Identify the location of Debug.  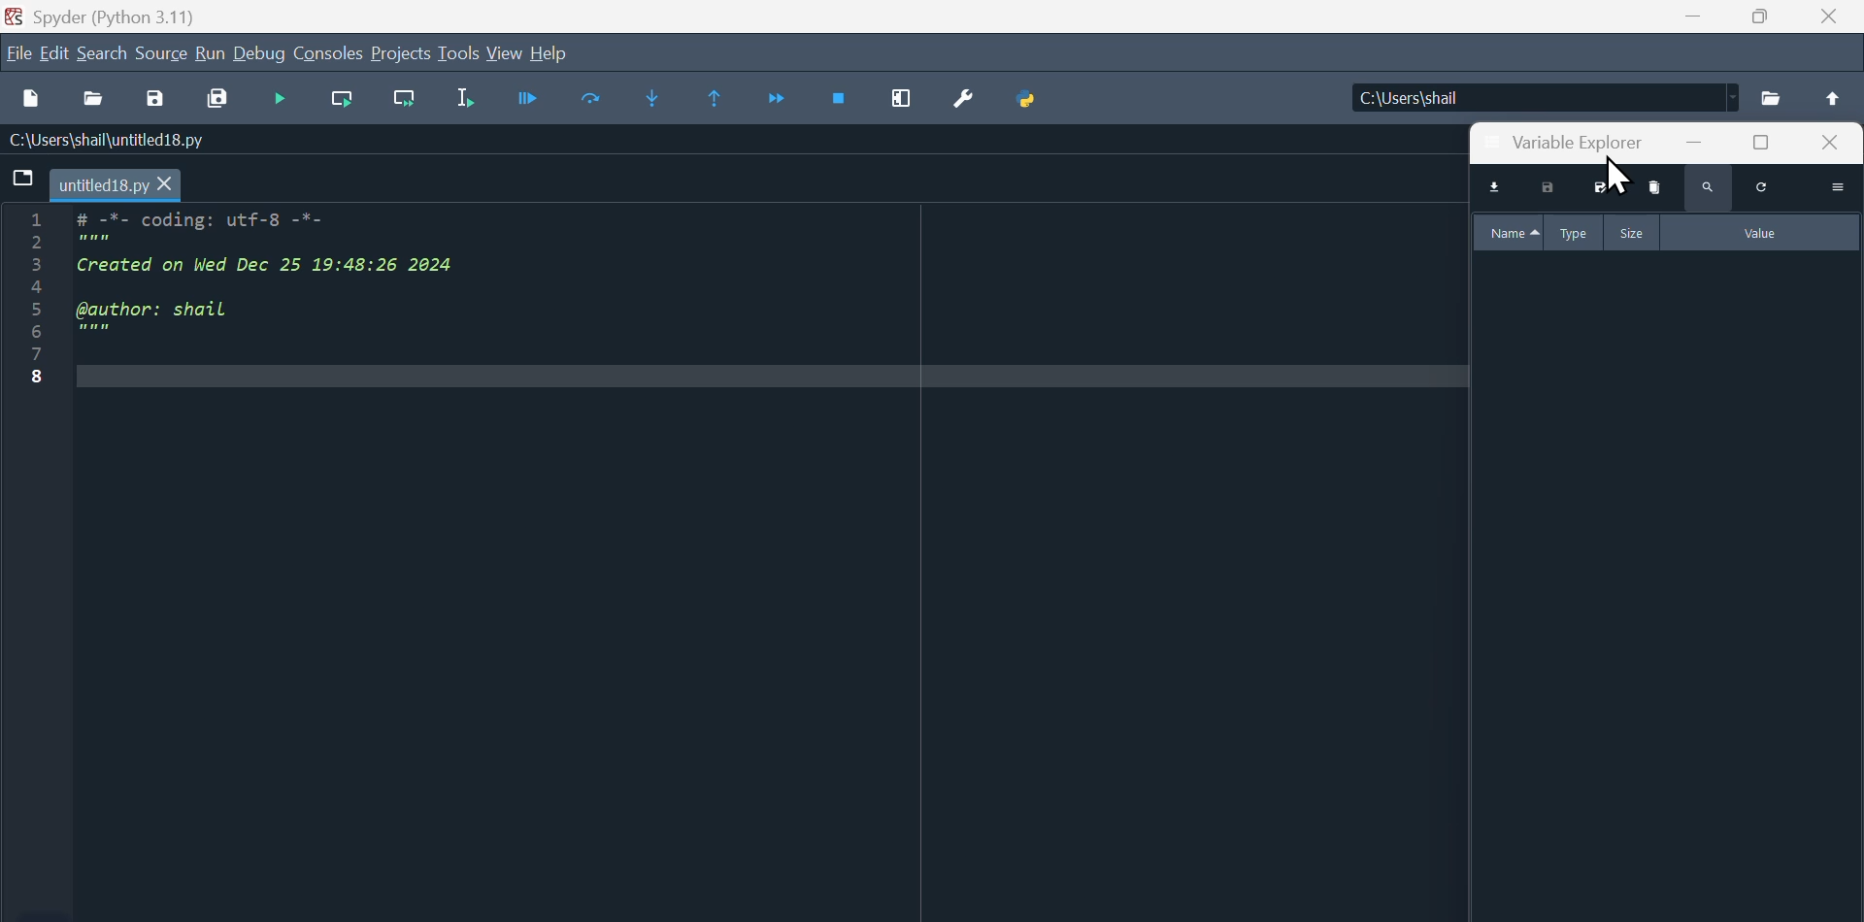
(259, 52).